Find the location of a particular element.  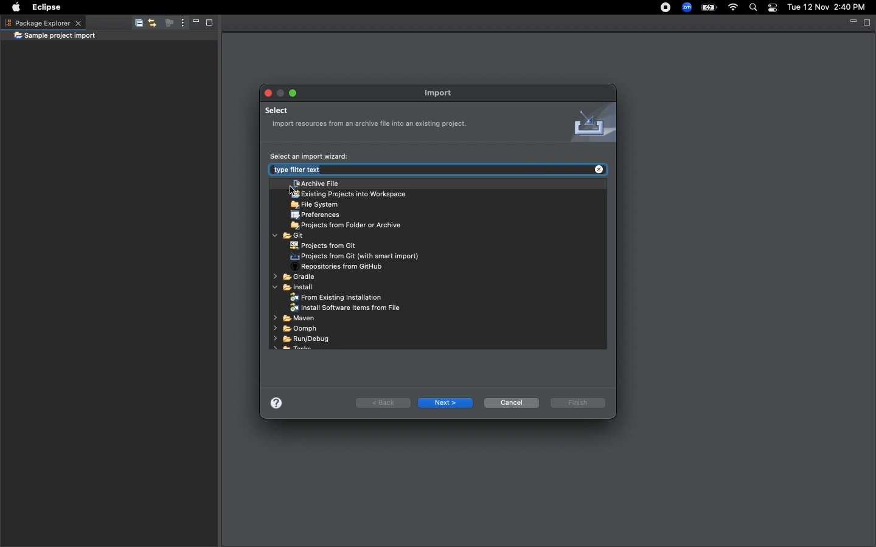

Apple logo is located at coordinates (16, 6).